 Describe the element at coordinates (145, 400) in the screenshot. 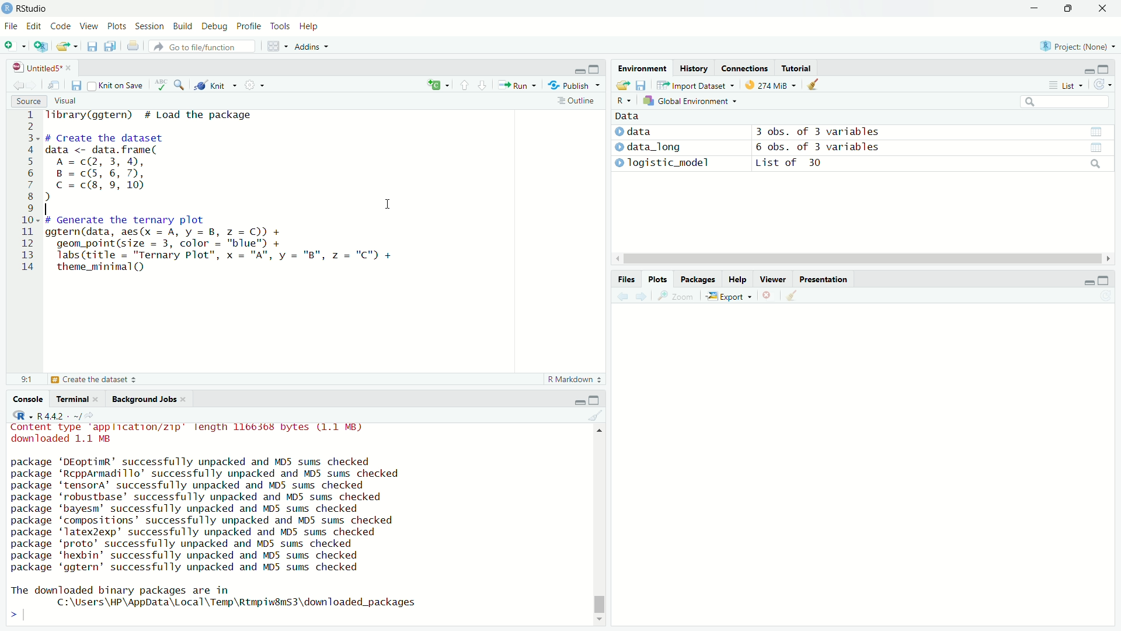

I see `Background Jobs` at that location.